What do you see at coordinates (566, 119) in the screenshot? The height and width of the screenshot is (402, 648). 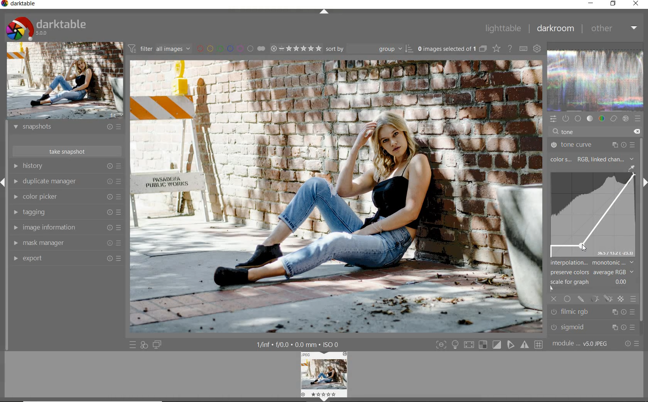 I see `show only active modules` at bounding box center [566, 119].